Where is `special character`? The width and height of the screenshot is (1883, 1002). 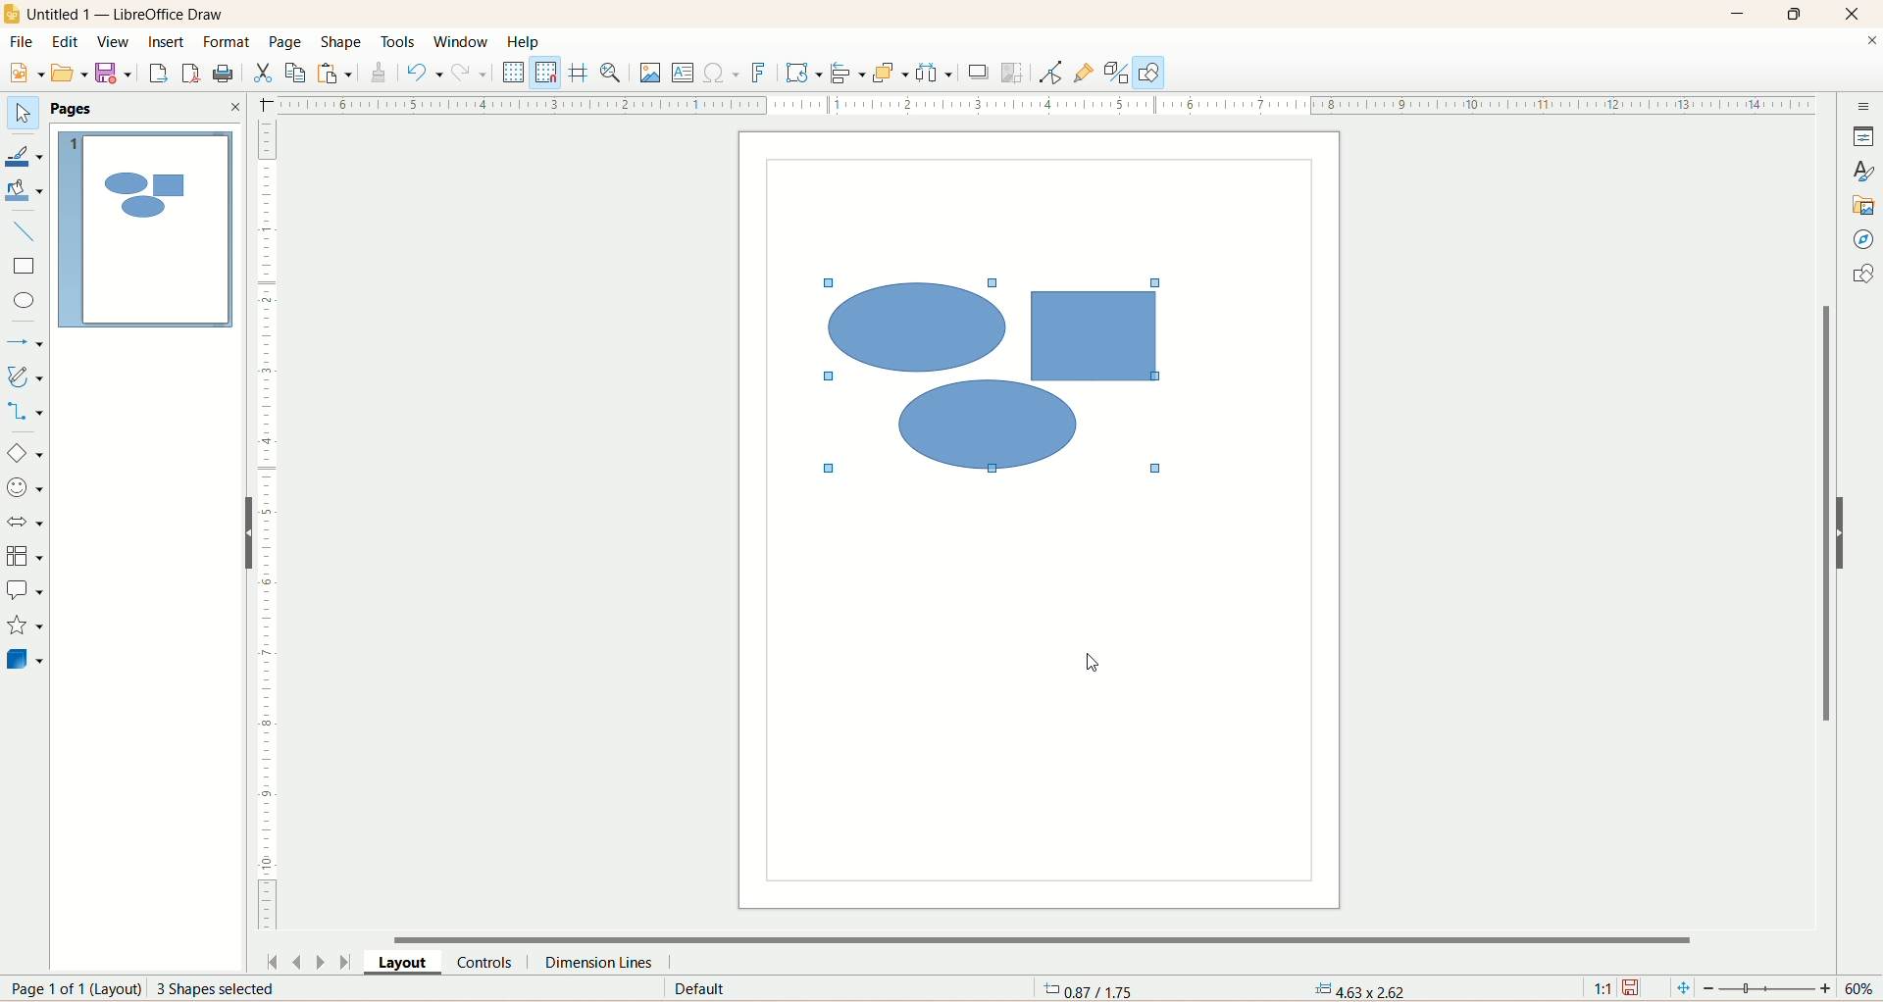 special character is located at coordinates (725, 75).